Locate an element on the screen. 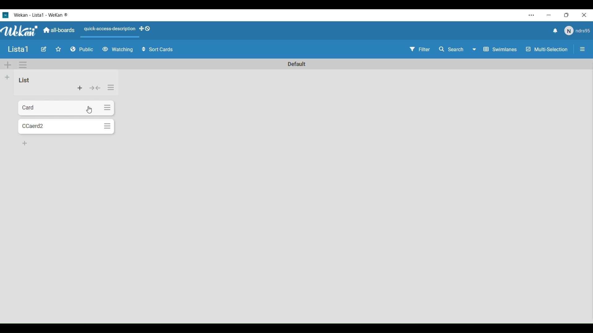 The width and height of the screenshot is (593, 333). Favorites is located at coordinates (58, 49).